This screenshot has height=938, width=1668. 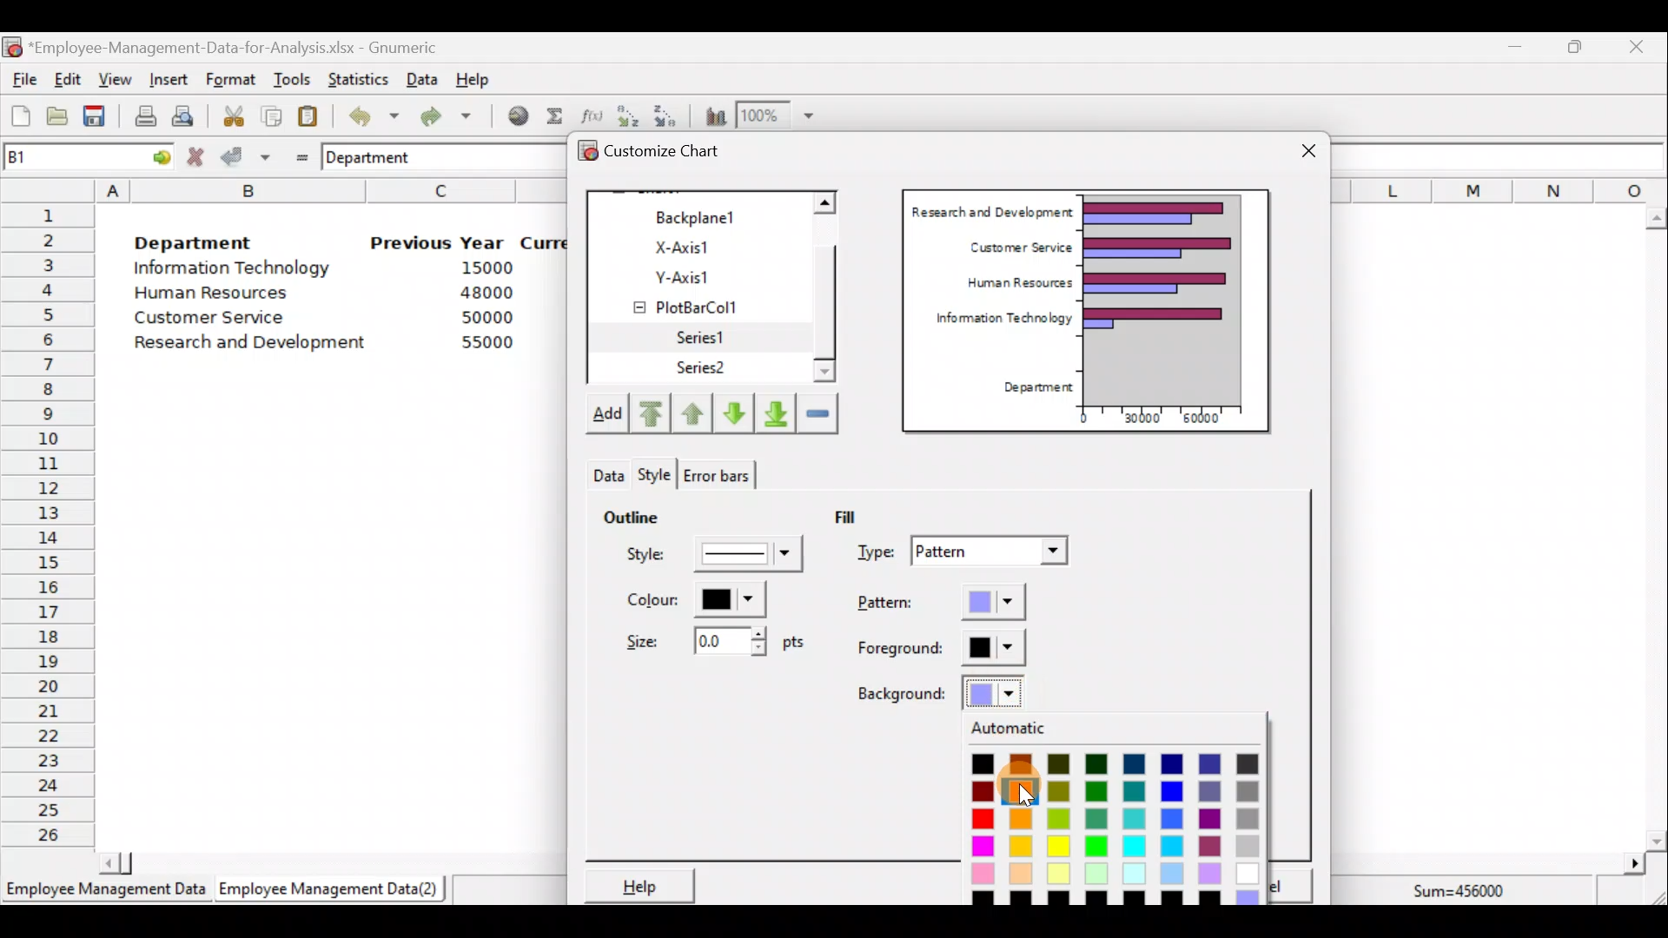 I want to click on Scroll bar, so click(x=1656, y=529).